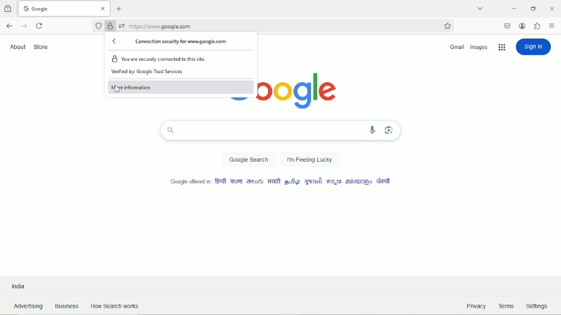 This screenshot has height=315, width=561. I want to click on language, so click(312, 182).